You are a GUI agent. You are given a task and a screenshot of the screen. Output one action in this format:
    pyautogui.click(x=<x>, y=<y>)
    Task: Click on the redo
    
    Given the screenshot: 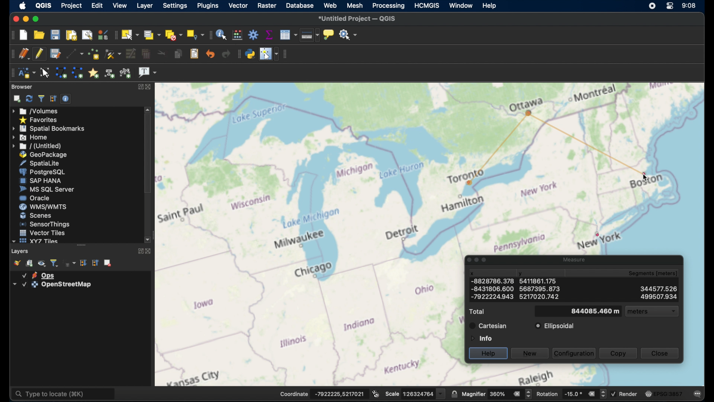 What is the action you would take?
    pyautogui.click(x=226, y=54)
    